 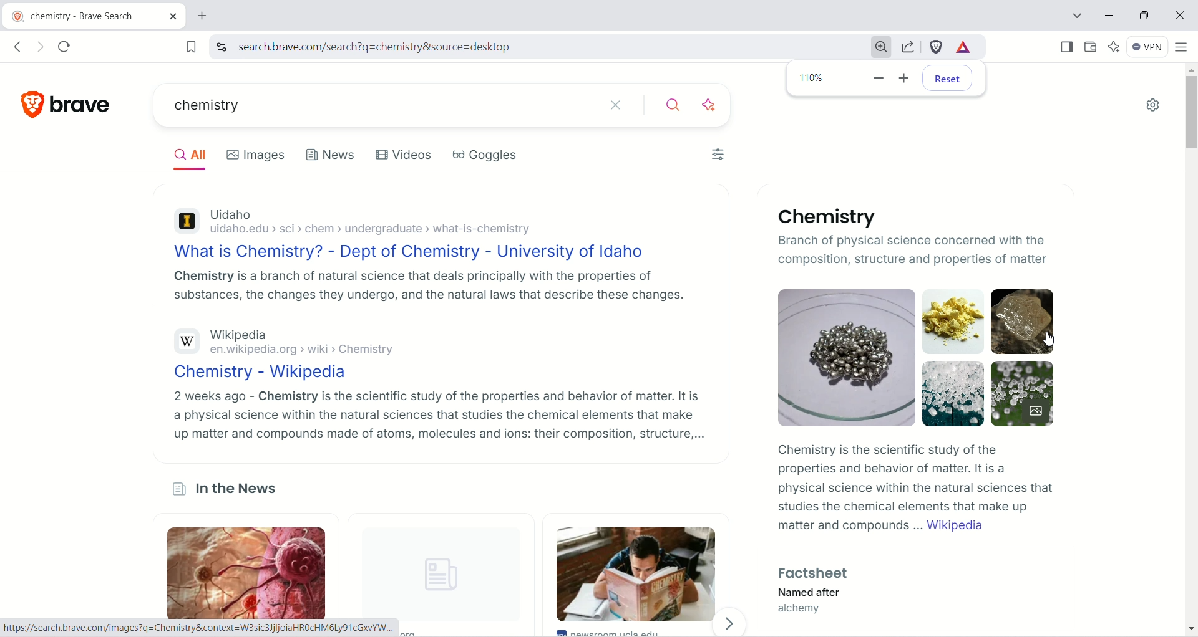 What do you see at coordinates (246, 572) in the screenshot?
I see `lungs image` at bounding box center [246, 572].